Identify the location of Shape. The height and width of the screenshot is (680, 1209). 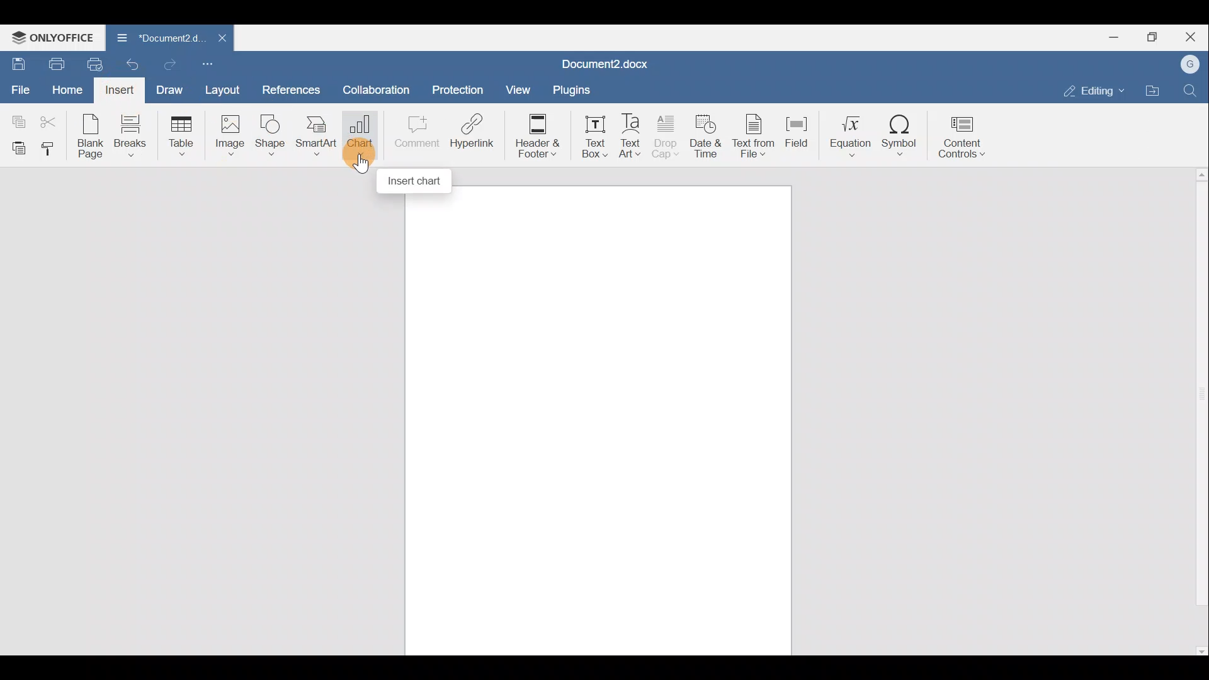
(269, 135).